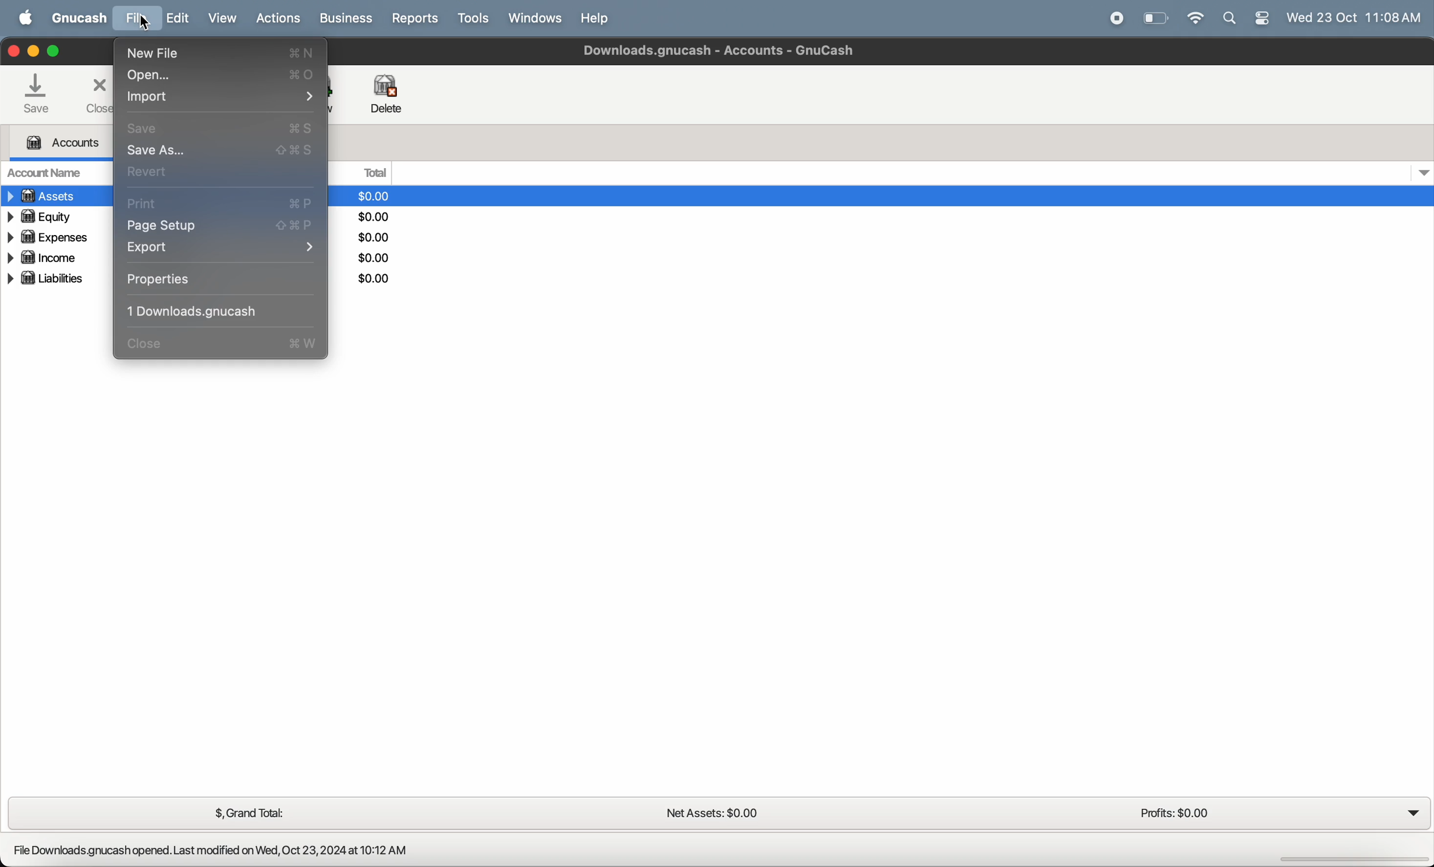 The image size is (1434, 867). I want to click on dollars, so click(373, 259).